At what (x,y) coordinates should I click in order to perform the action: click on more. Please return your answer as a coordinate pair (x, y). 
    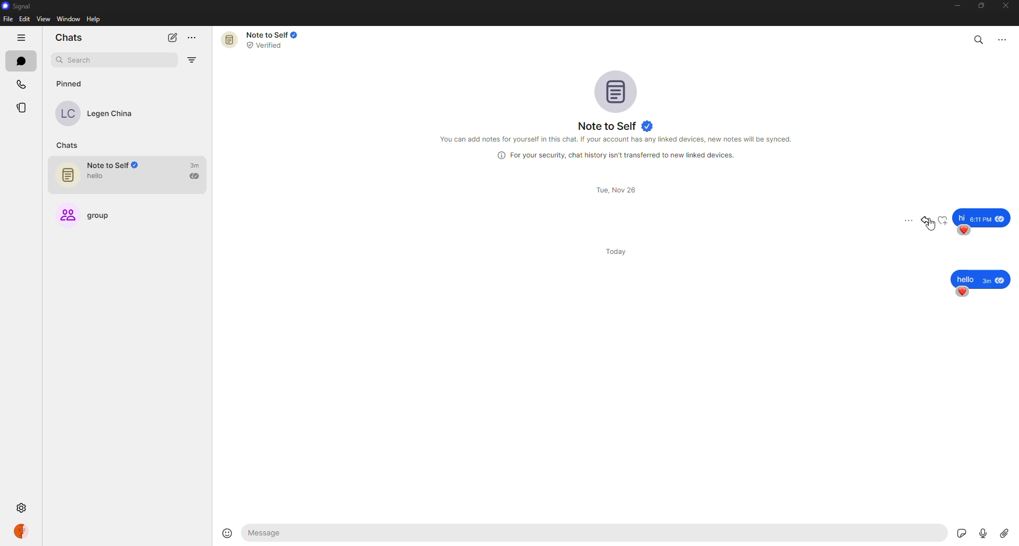
    Looking at the image, I should click on (195, 37).